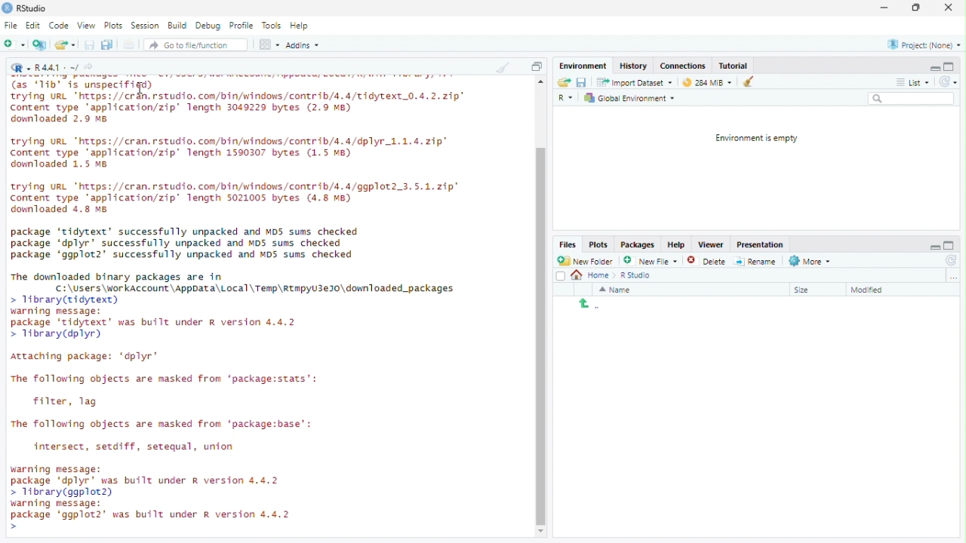 The image size is (966, 543). Describe the element at coordinates (568, 244) in the screenshot. I see `Files` at that location.